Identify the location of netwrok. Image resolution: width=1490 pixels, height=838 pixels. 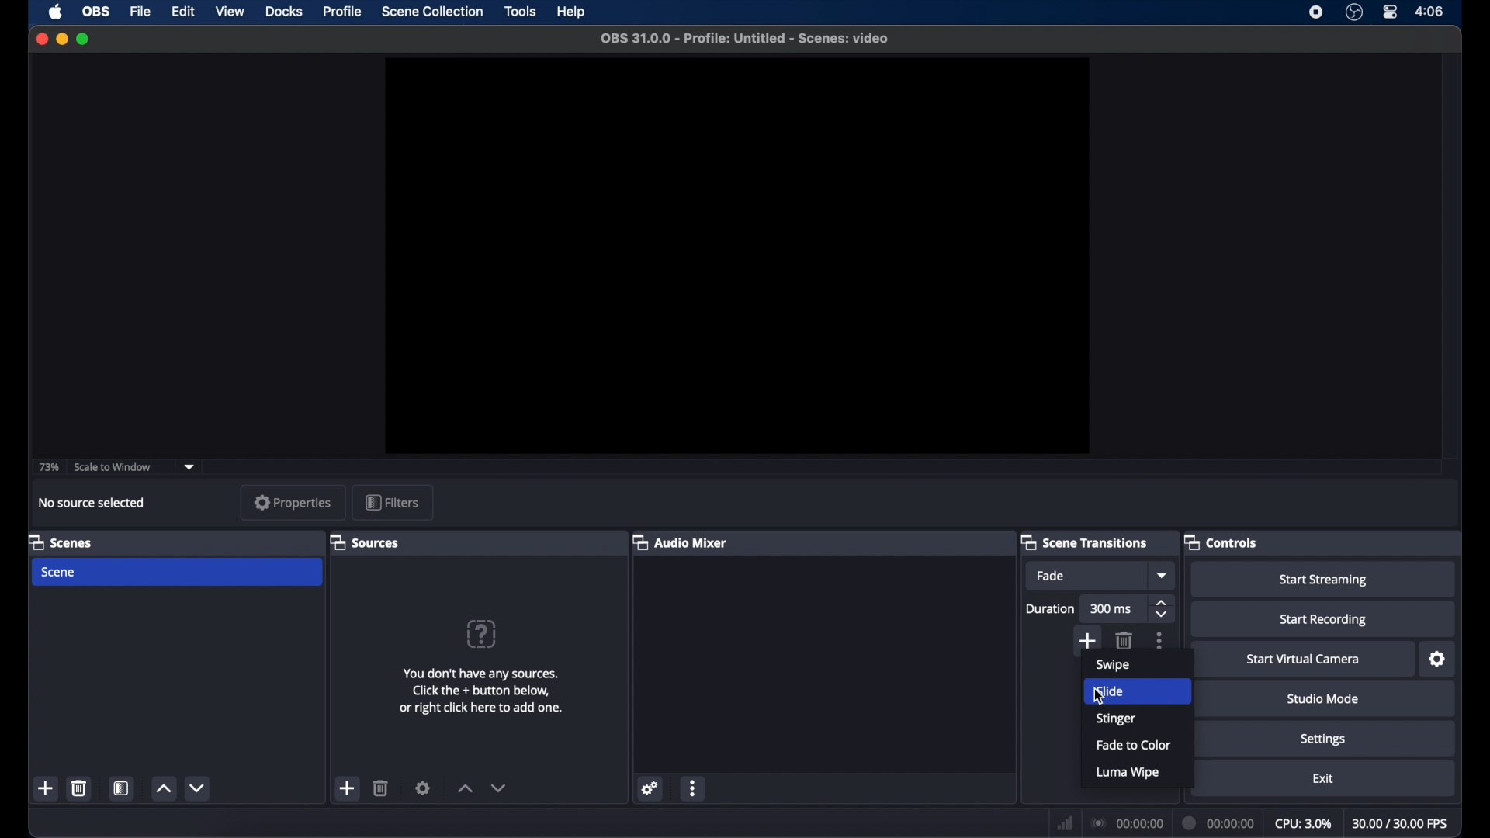
(1063, 822).